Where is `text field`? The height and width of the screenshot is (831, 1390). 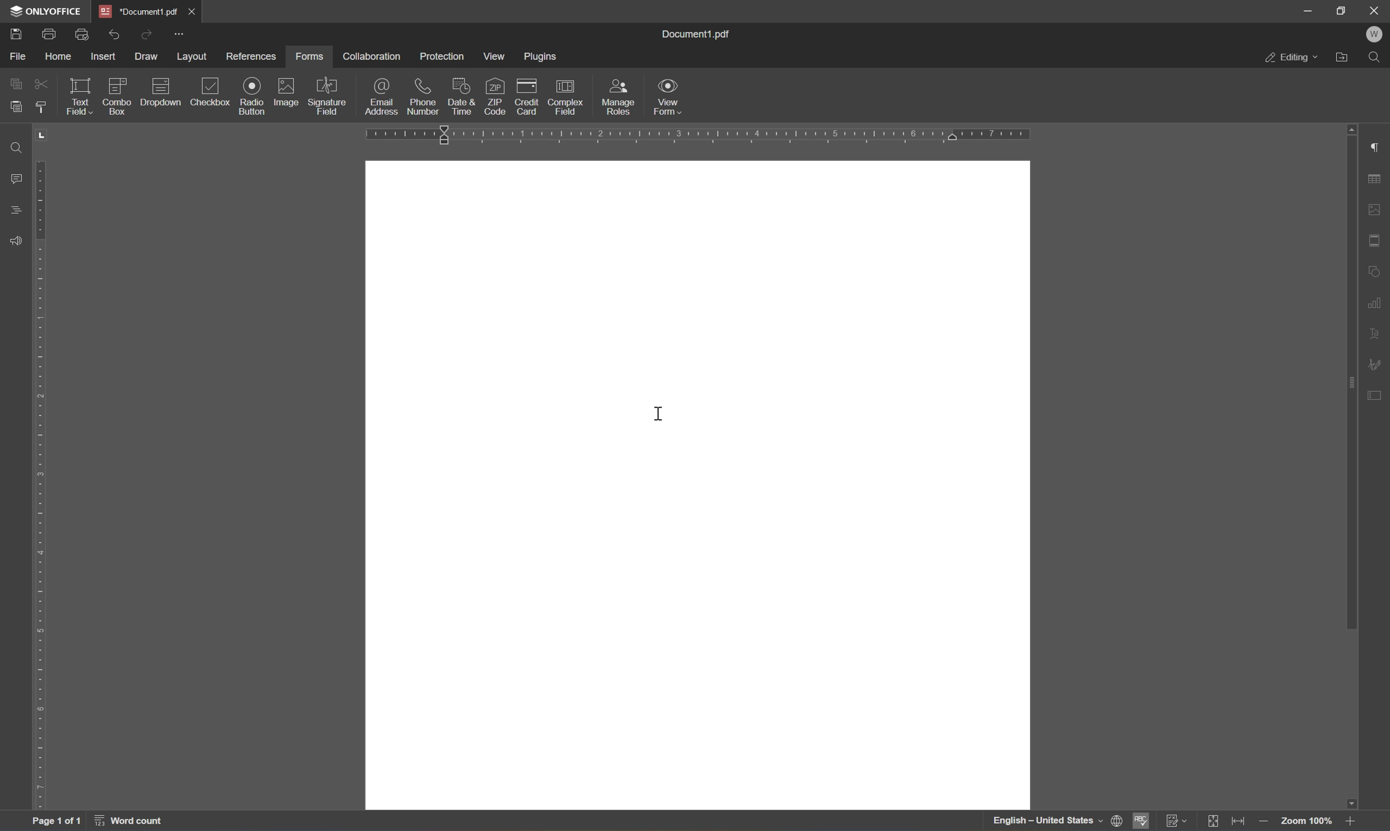
text field is located at coordinates (77, 95).